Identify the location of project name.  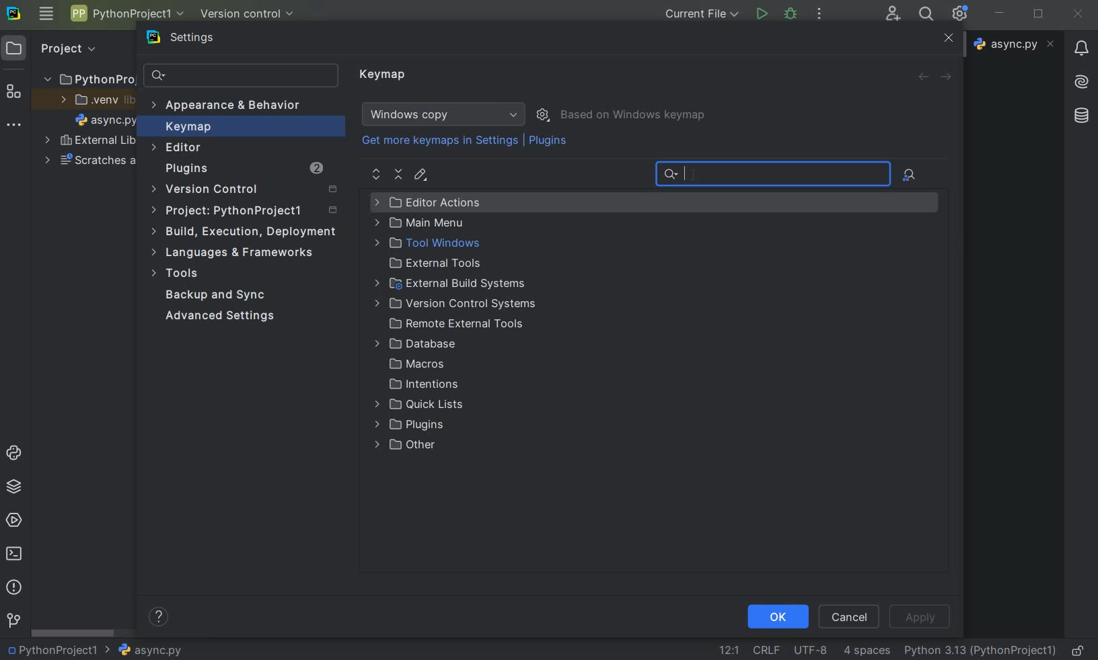
(126, 13).